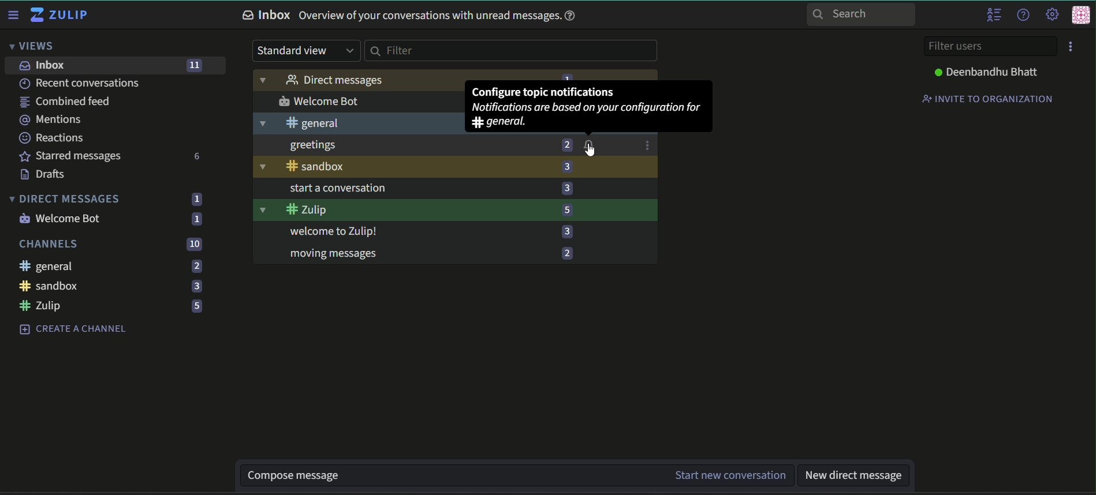 This screenshot has height=495, width=1096. Describe the element at coordinates (65, 102) in the screenshot. I see `combined feed` at that location.